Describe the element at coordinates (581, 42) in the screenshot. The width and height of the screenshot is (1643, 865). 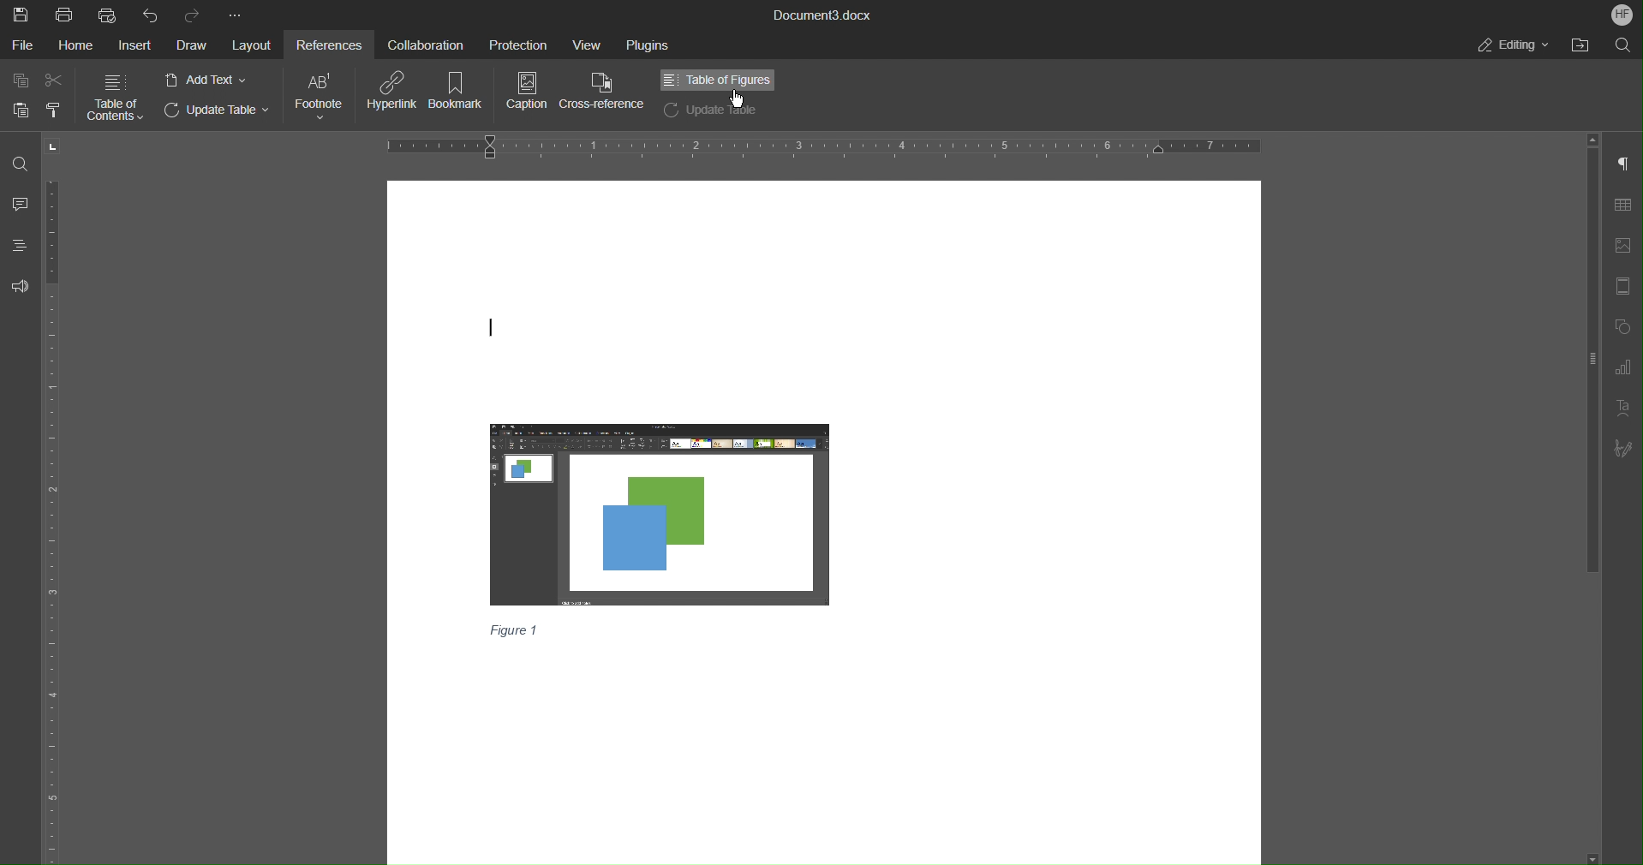
I see `View ` at that location.